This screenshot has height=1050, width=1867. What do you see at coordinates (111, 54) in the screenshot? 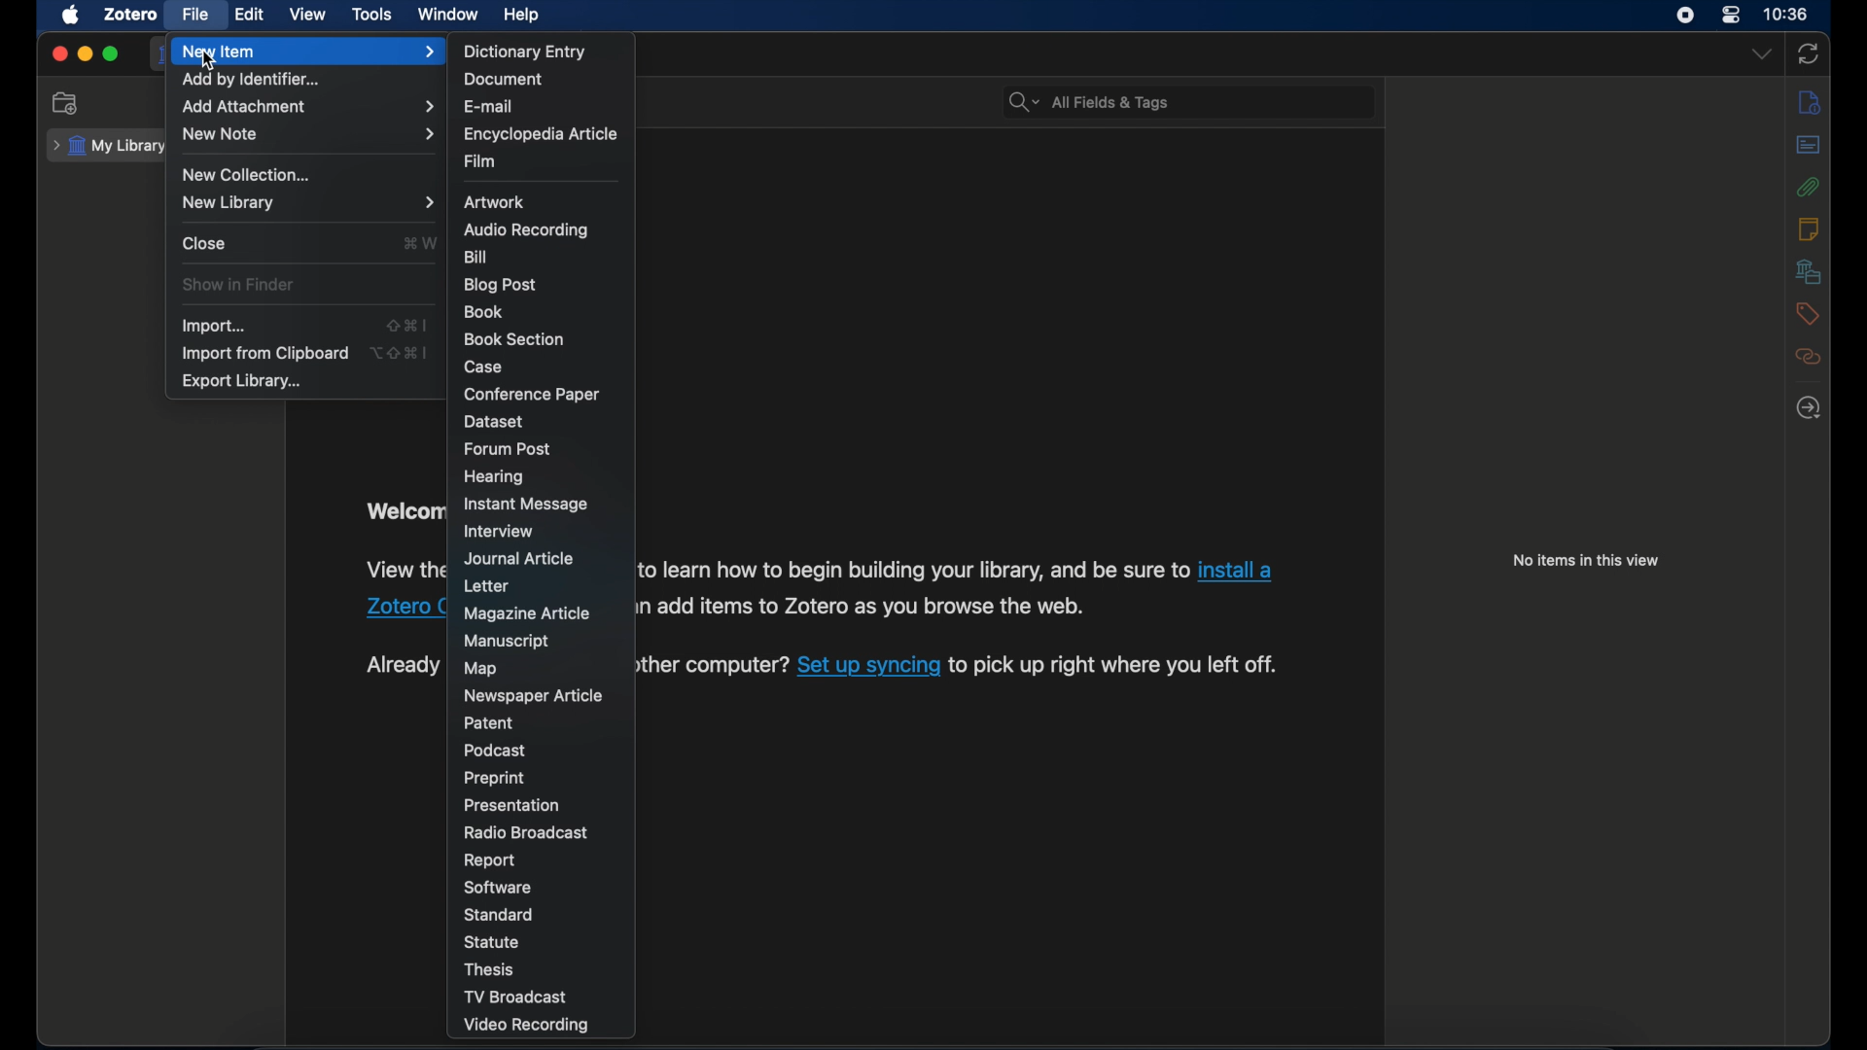
I see `maximize` at bounding box center [111, 54].